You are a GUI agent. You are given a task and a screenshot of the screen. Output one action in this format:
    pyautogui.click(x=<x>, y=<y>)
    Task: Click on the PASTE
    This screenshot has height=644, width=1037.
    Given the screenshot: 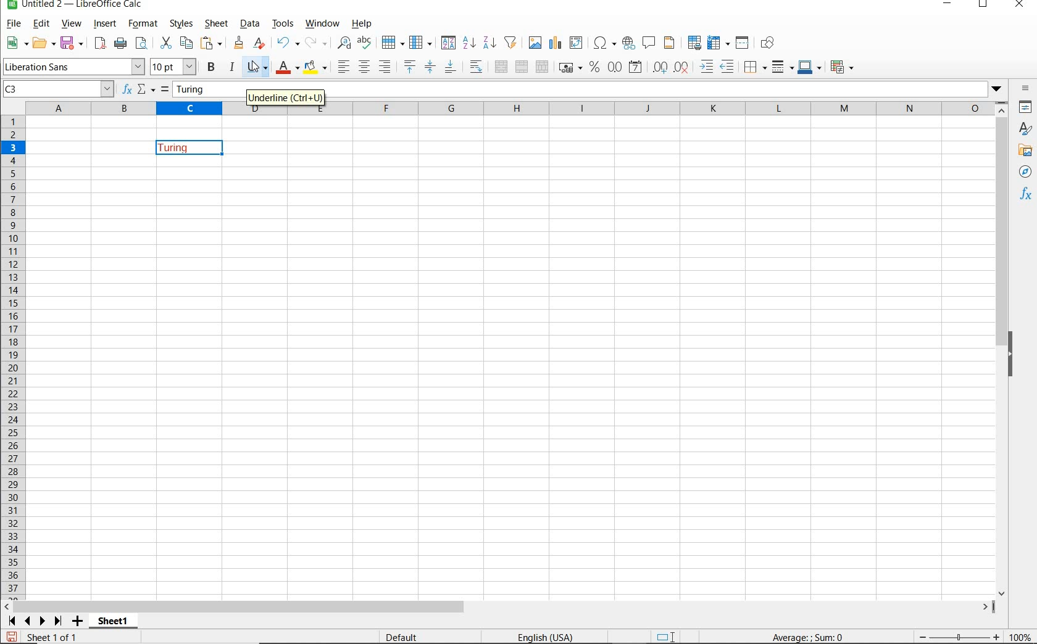 What is the action you would take?
    pyautogui.click(x=143, y=43)
    